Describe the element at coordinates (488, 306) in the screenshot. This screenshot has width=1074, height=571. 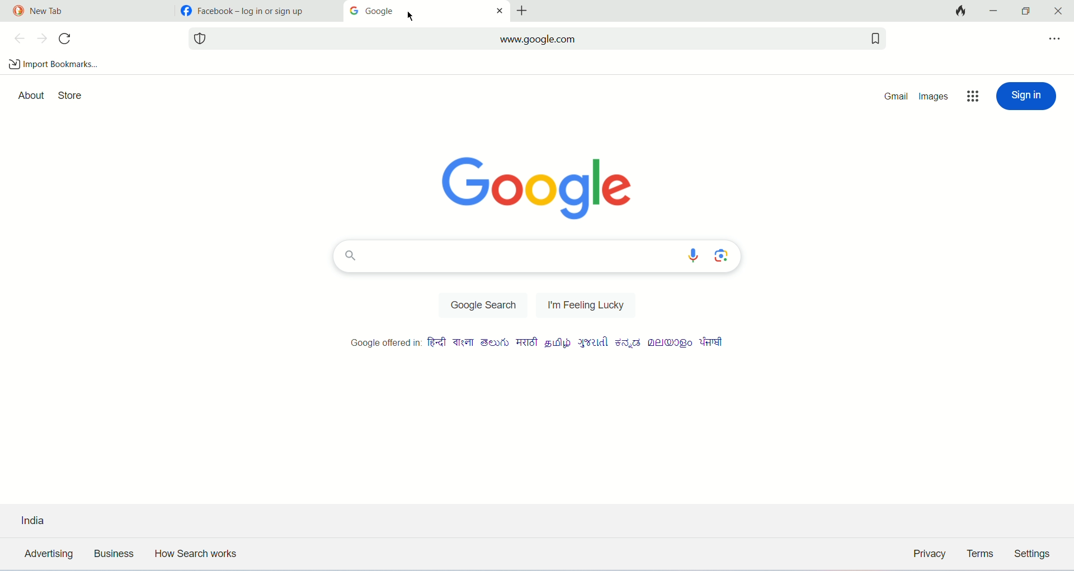
I see `google search` at that location.